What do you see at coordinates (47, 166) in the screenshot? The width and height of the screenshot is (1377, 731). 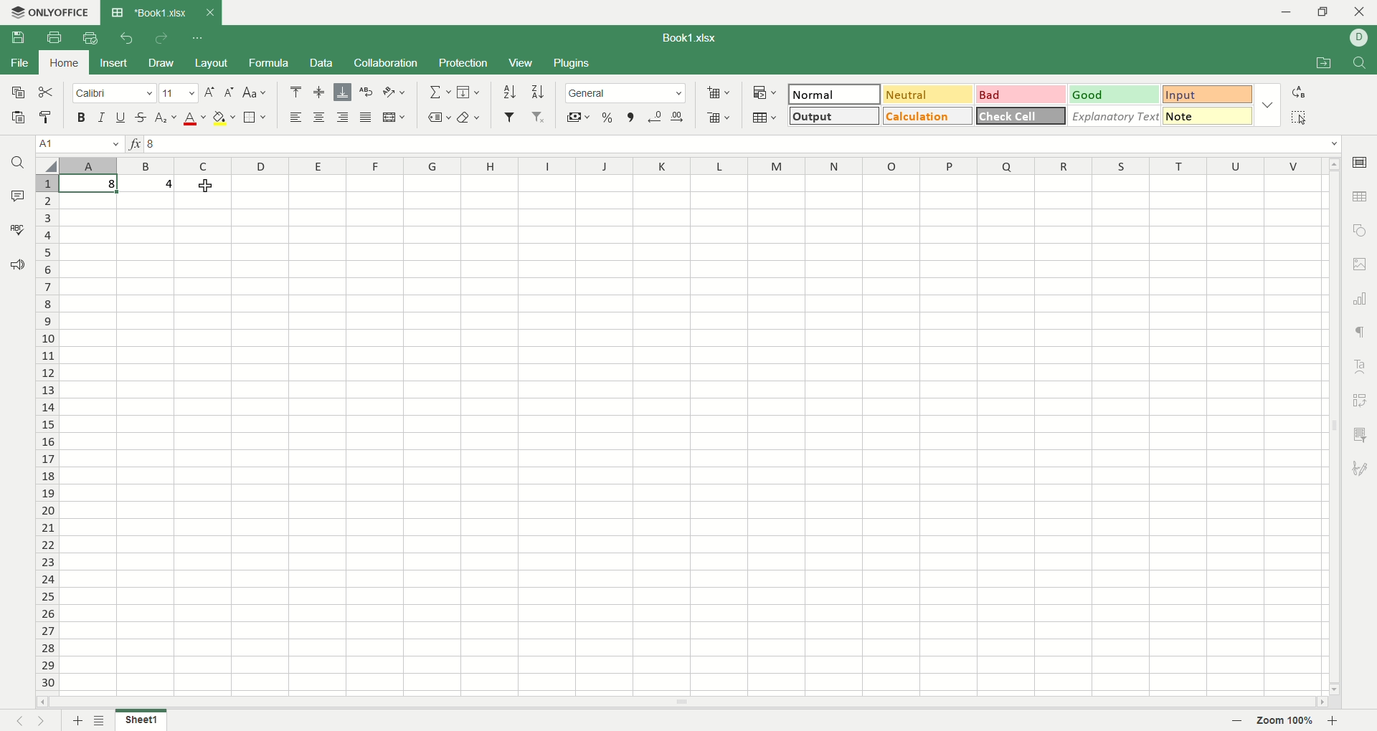 I see `select all` at bounding box center [47, 166].